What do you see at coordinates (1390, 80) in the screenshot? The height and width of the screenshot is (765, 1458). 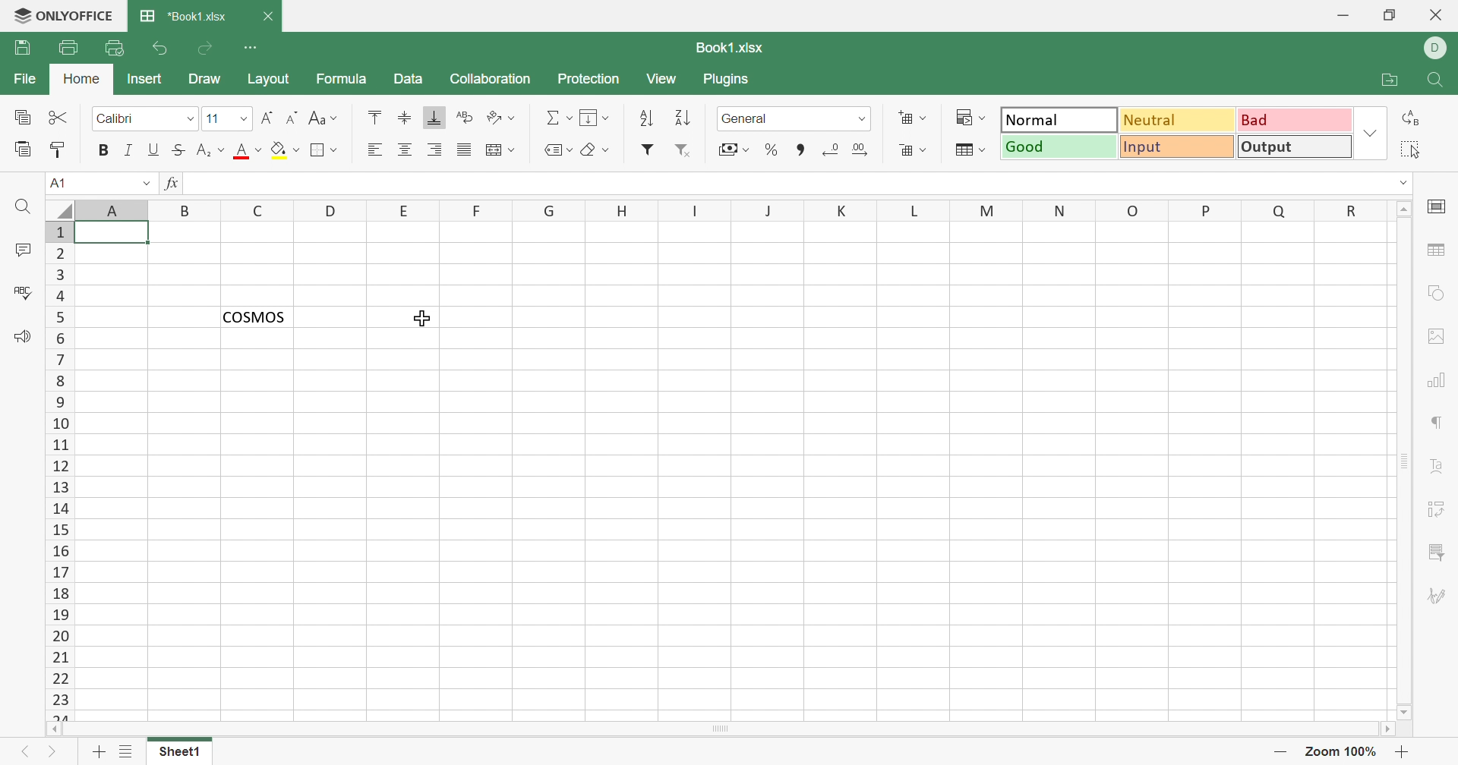 I see `Open file location` at bounding box center [1390, 80].